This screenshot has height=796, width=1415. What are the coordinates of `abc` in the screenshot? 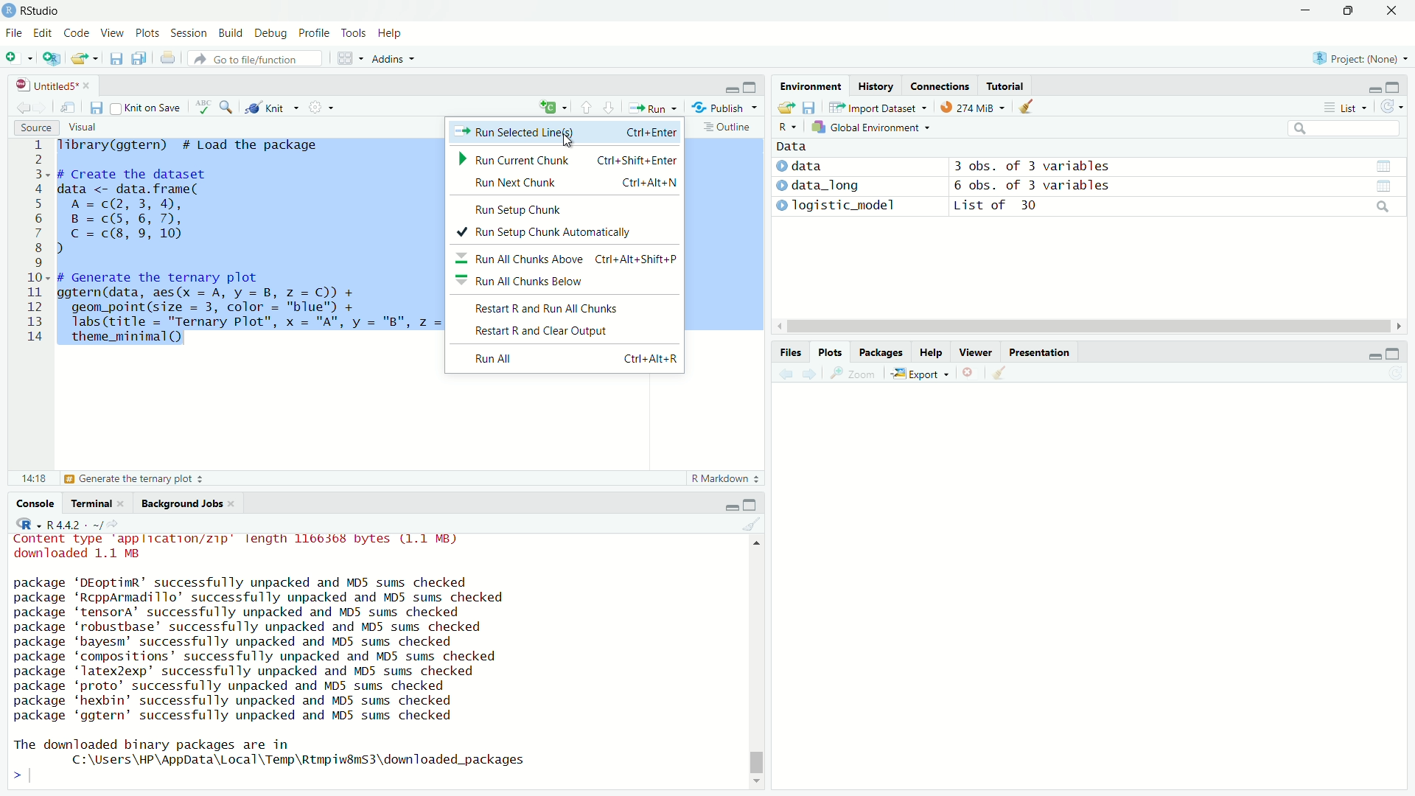 It's located at (203, 111).